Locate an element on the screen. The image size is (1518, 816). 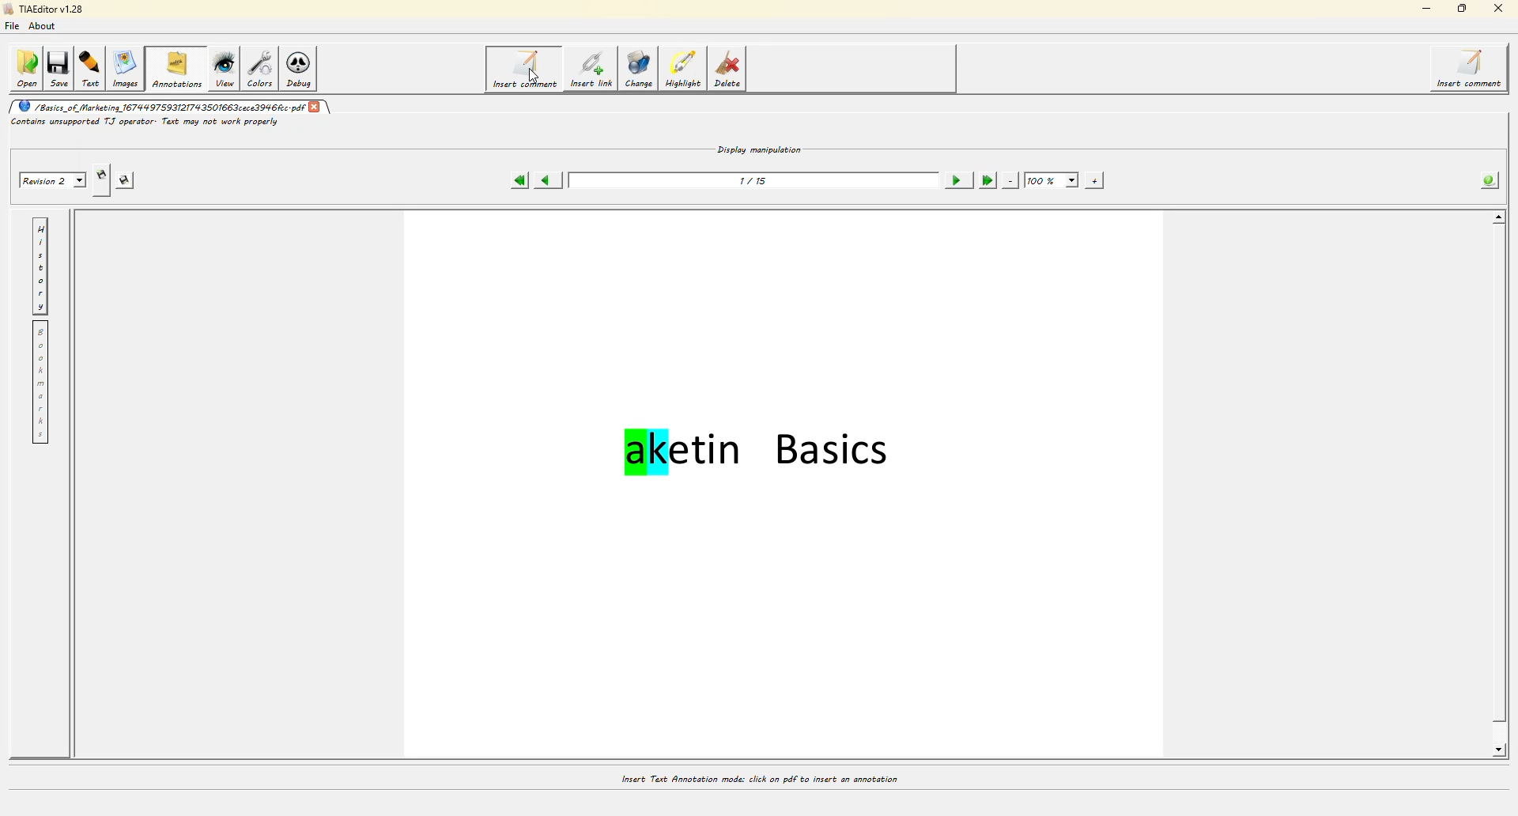
/Basics of Marketing 167999759312T793501663cece3996c.pdf is located at coordinates (159, 106).